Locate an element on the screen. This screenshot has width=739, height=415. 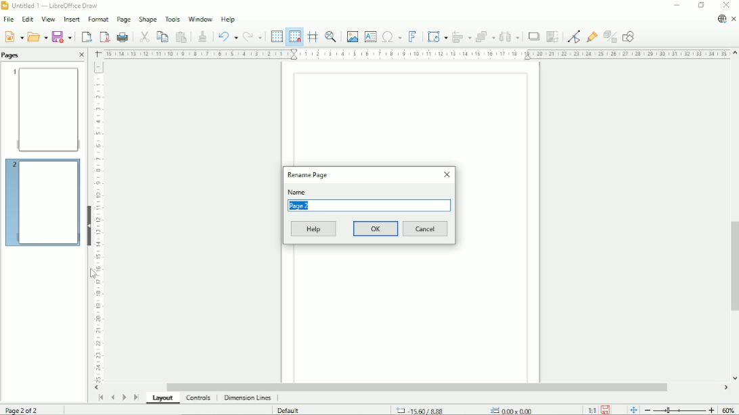
Scroll to first page is located at coordinates (100, 397).